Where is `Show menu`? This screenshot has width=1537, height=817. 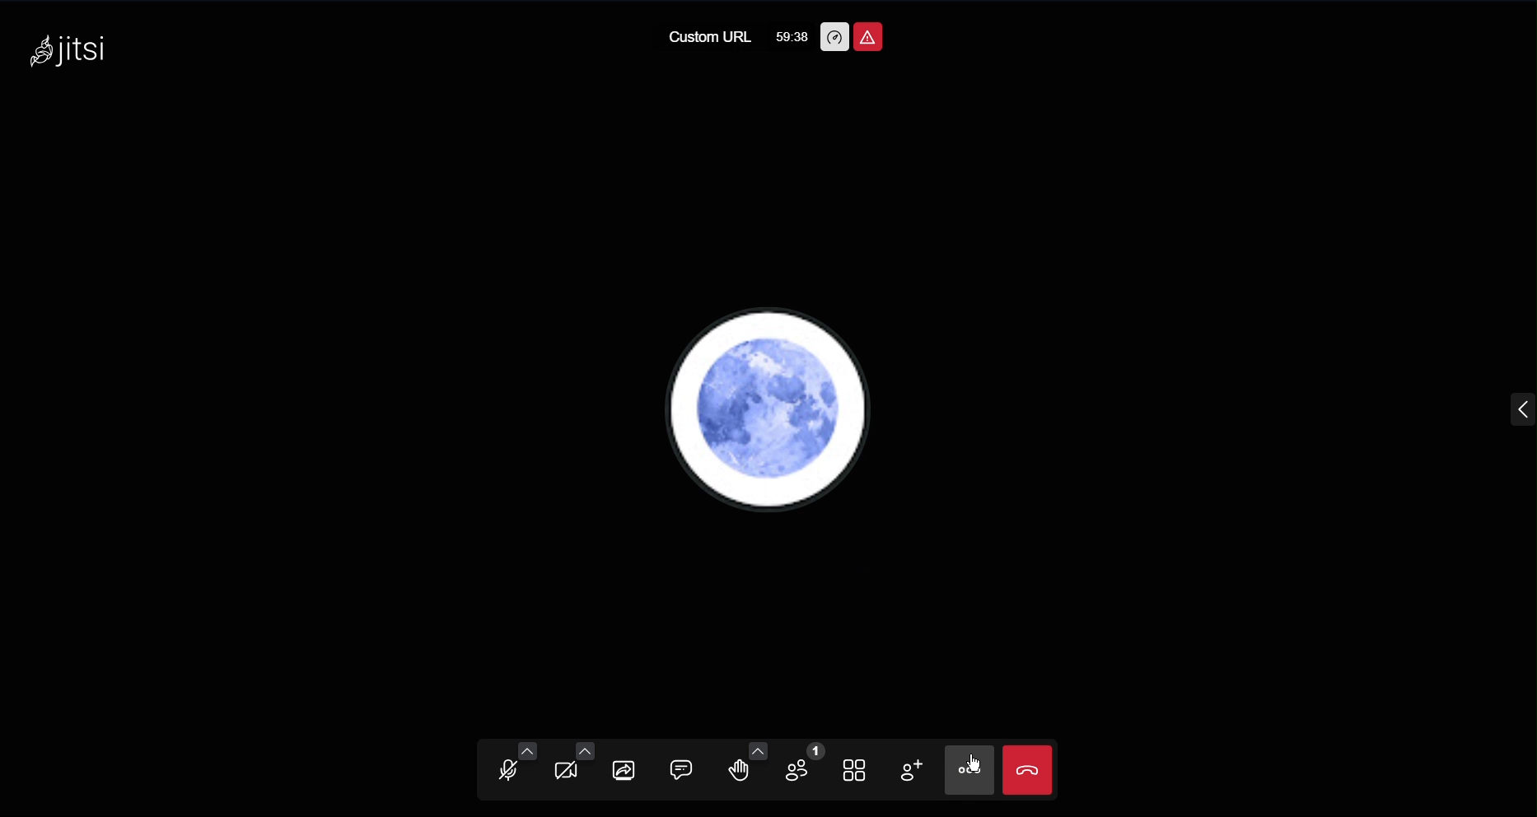
Show menu is located at coordinates (1519, 412).